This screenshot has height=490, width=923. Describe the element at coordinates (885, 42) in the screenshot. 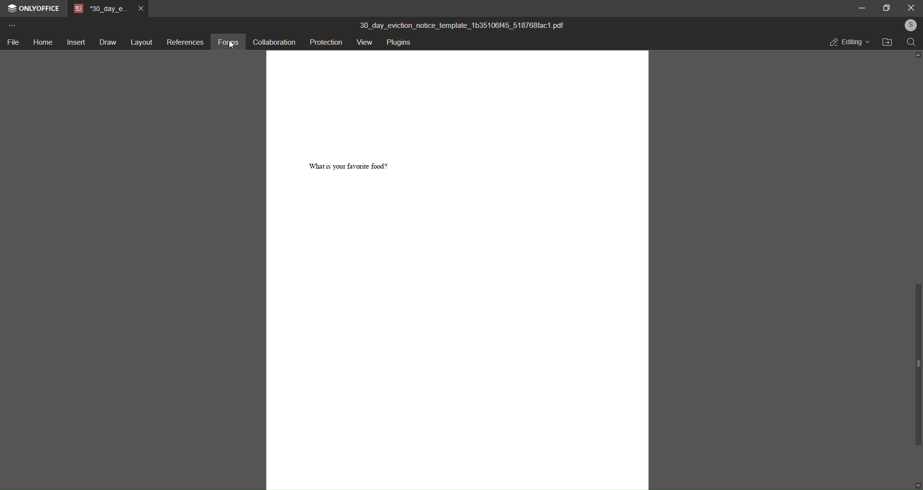

I see `open file location` at that location.